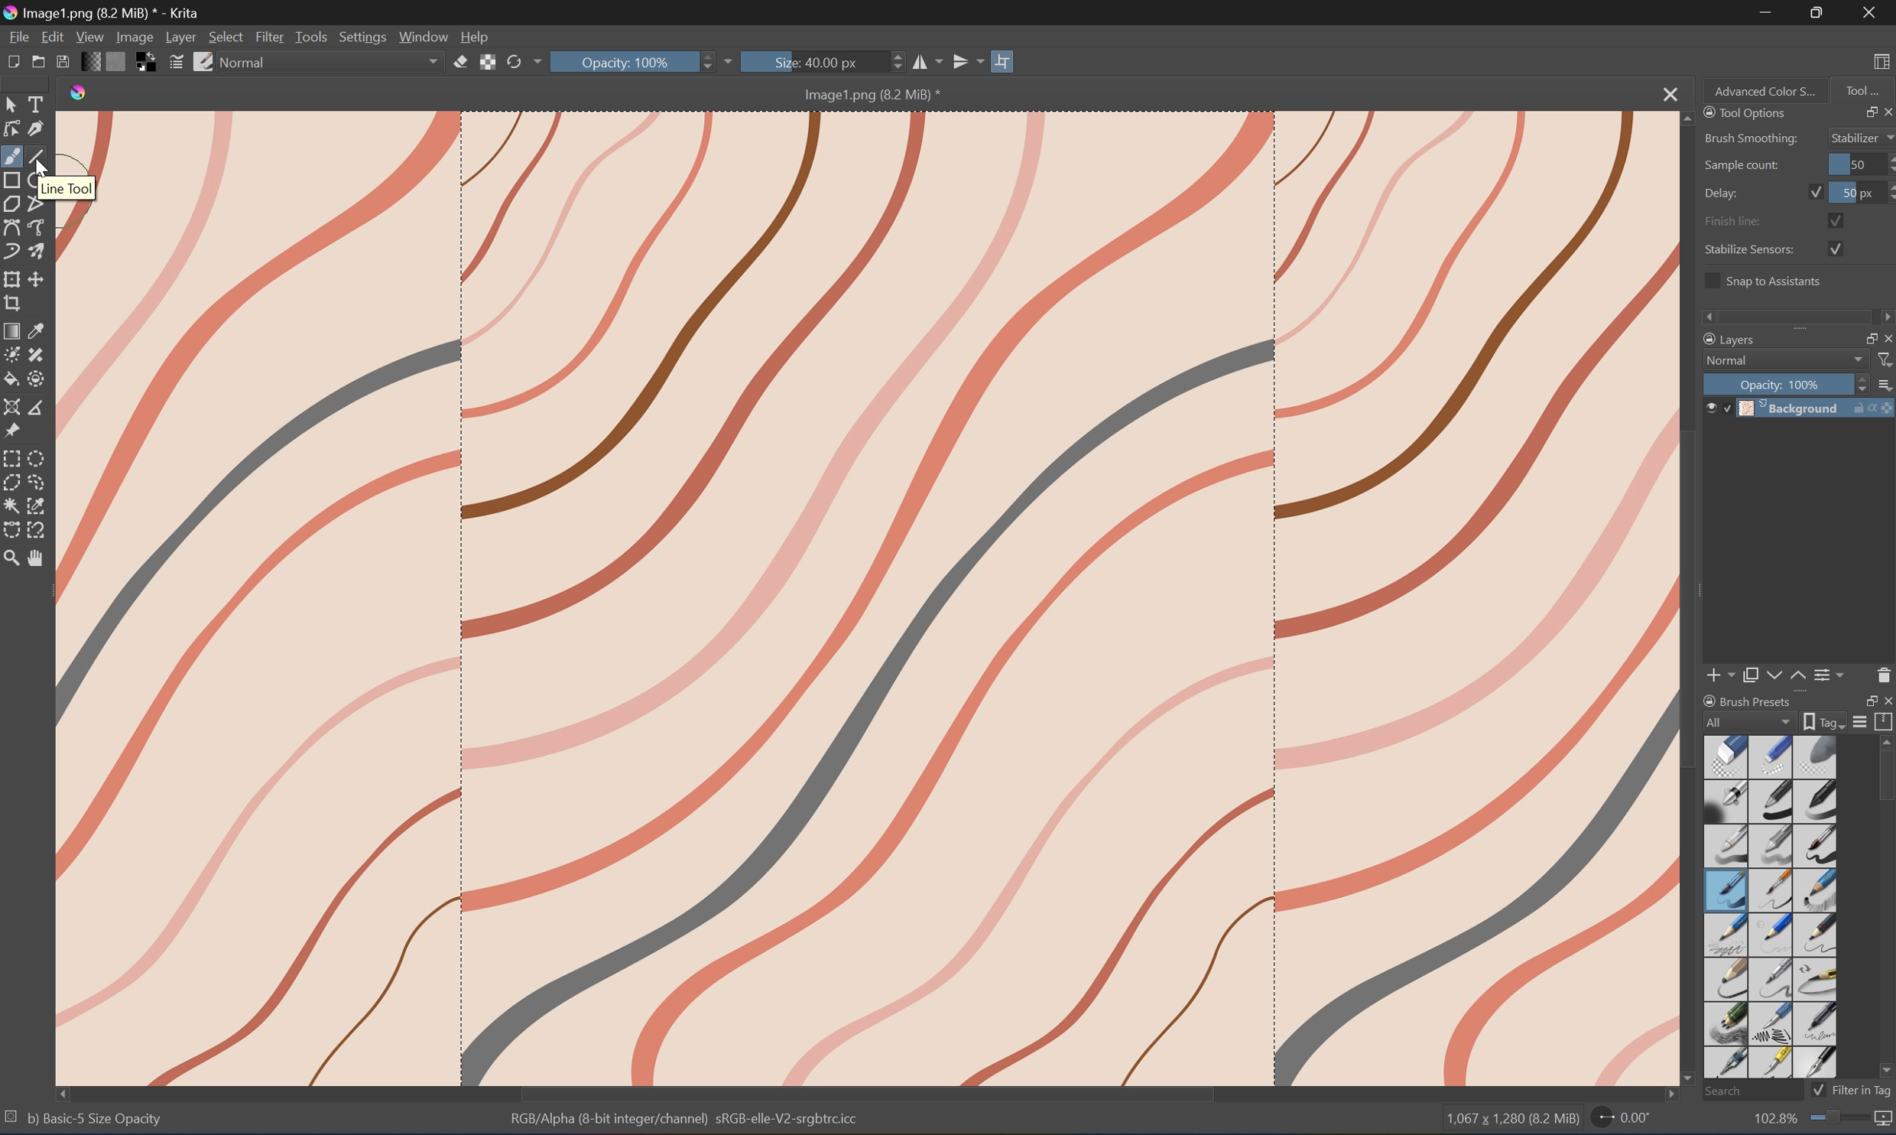  Describe the element at coordinates (967, 60) in the screenshot. I see `Vertical Mirror tool` at that location.